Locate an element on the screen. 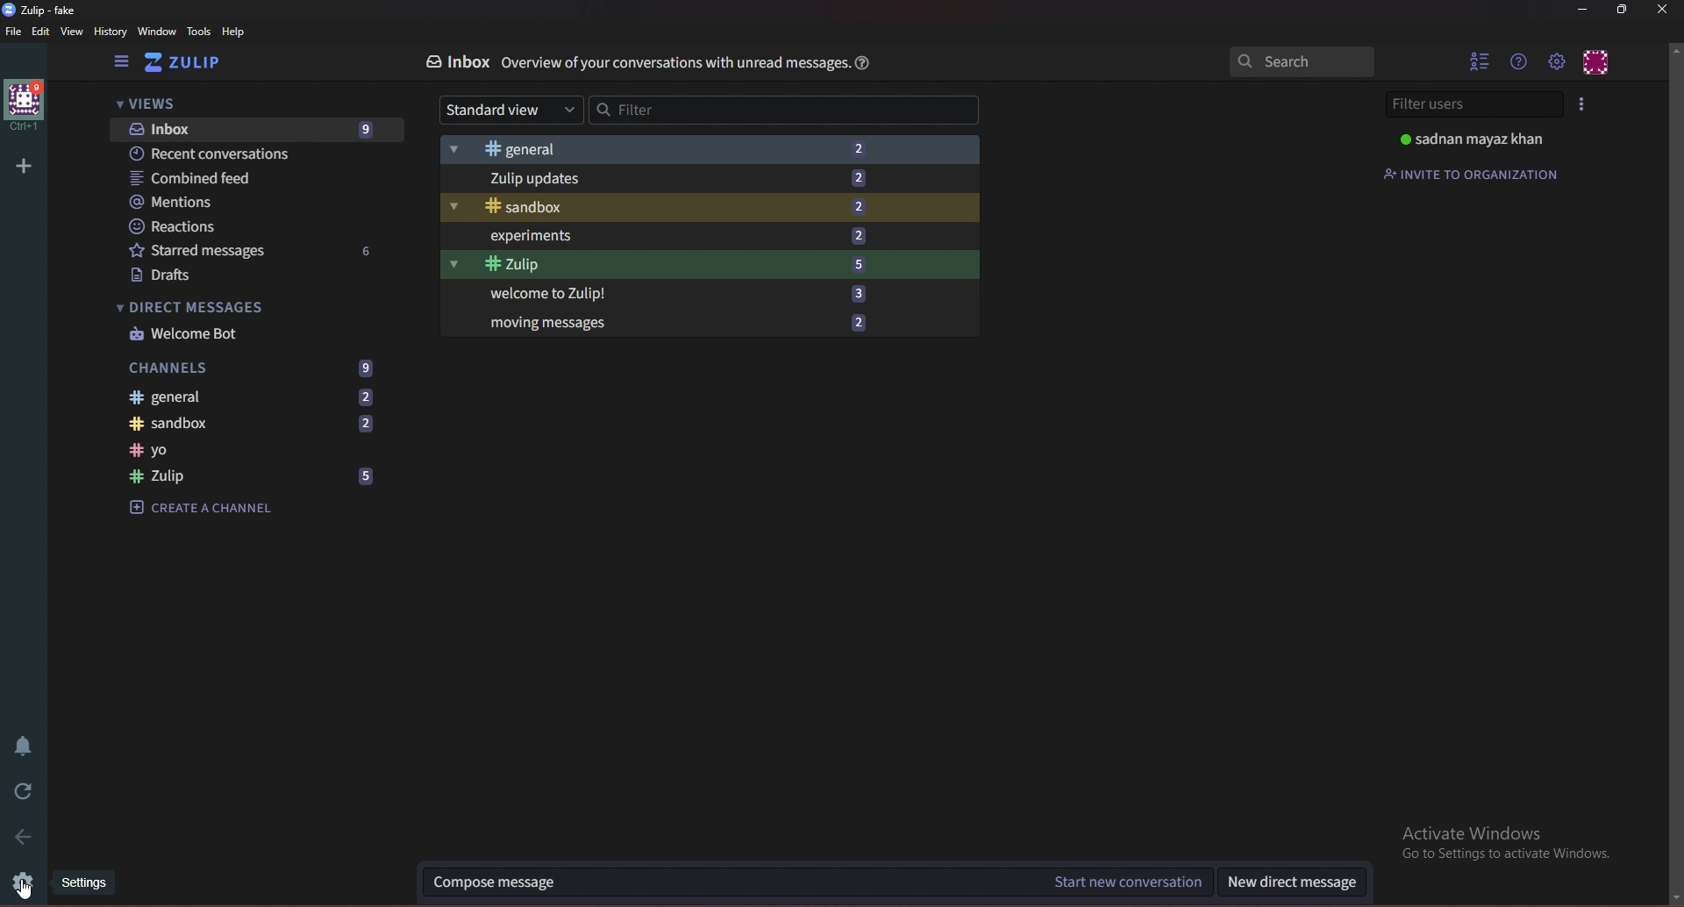  User list style is located at coordinates (1583, 104).